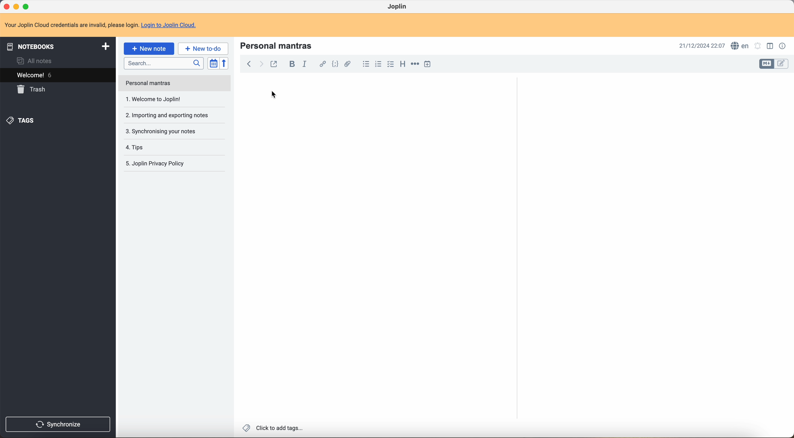 This screenshot has width=794, height=438. Describe the element at coordinates (157, 147) in the screenshot. I see `Joplin privacy policy` at that location.